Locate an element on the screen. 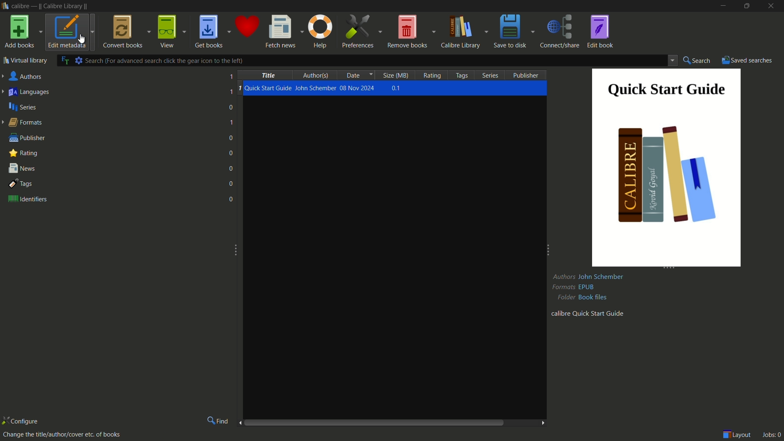 The image size is (784, 441). calibre quick start guide is located at coordinates (588, 312).